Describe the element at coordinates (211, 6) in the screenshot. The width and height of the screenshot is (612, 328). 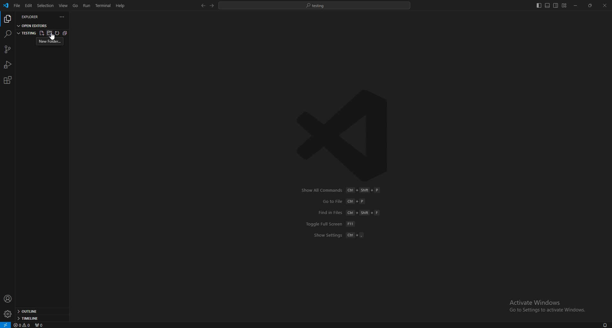
I see `forward` at that location.